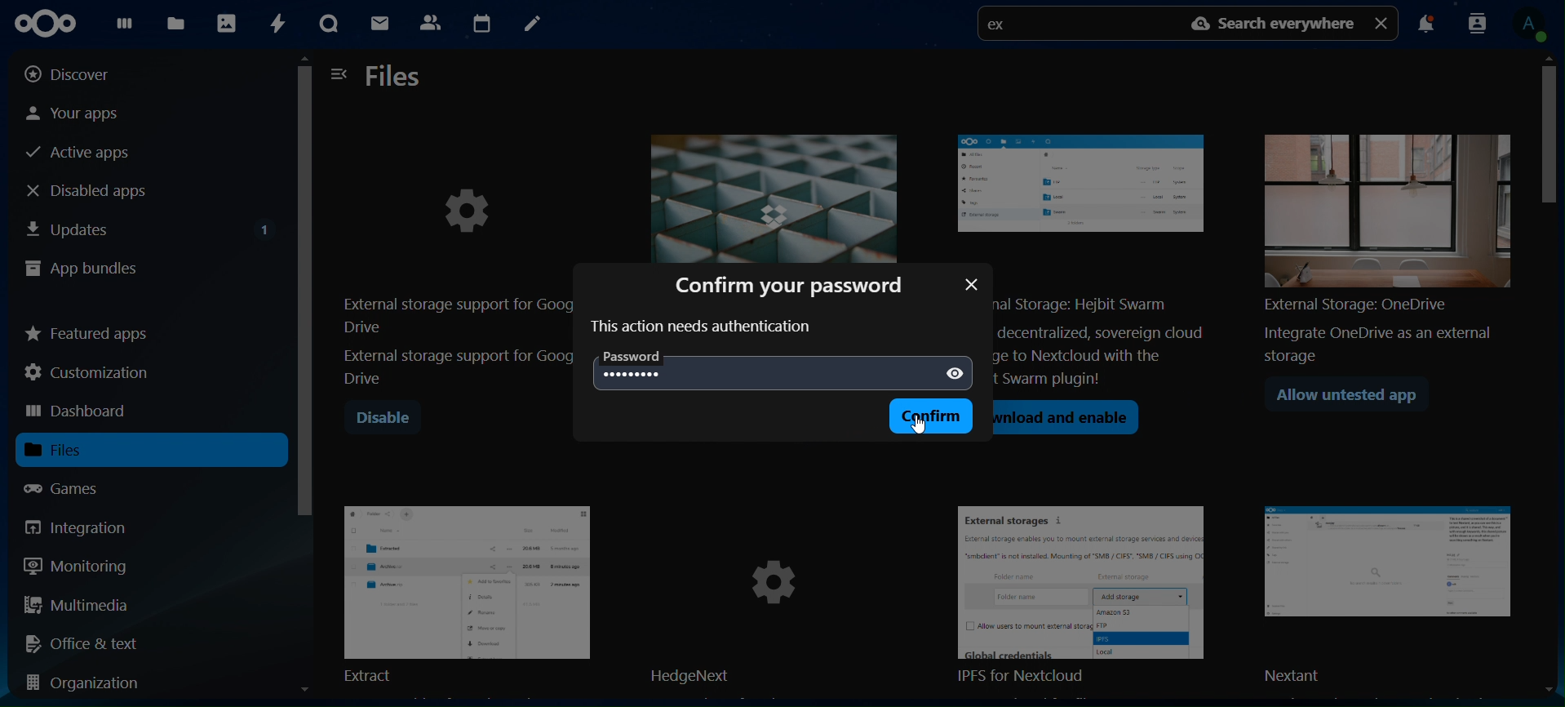 The height and width of the screenshot is (707, 1565). Describe the element at coordinates (1354, 398) in the screenshot. I see `allow untested app` at that location.